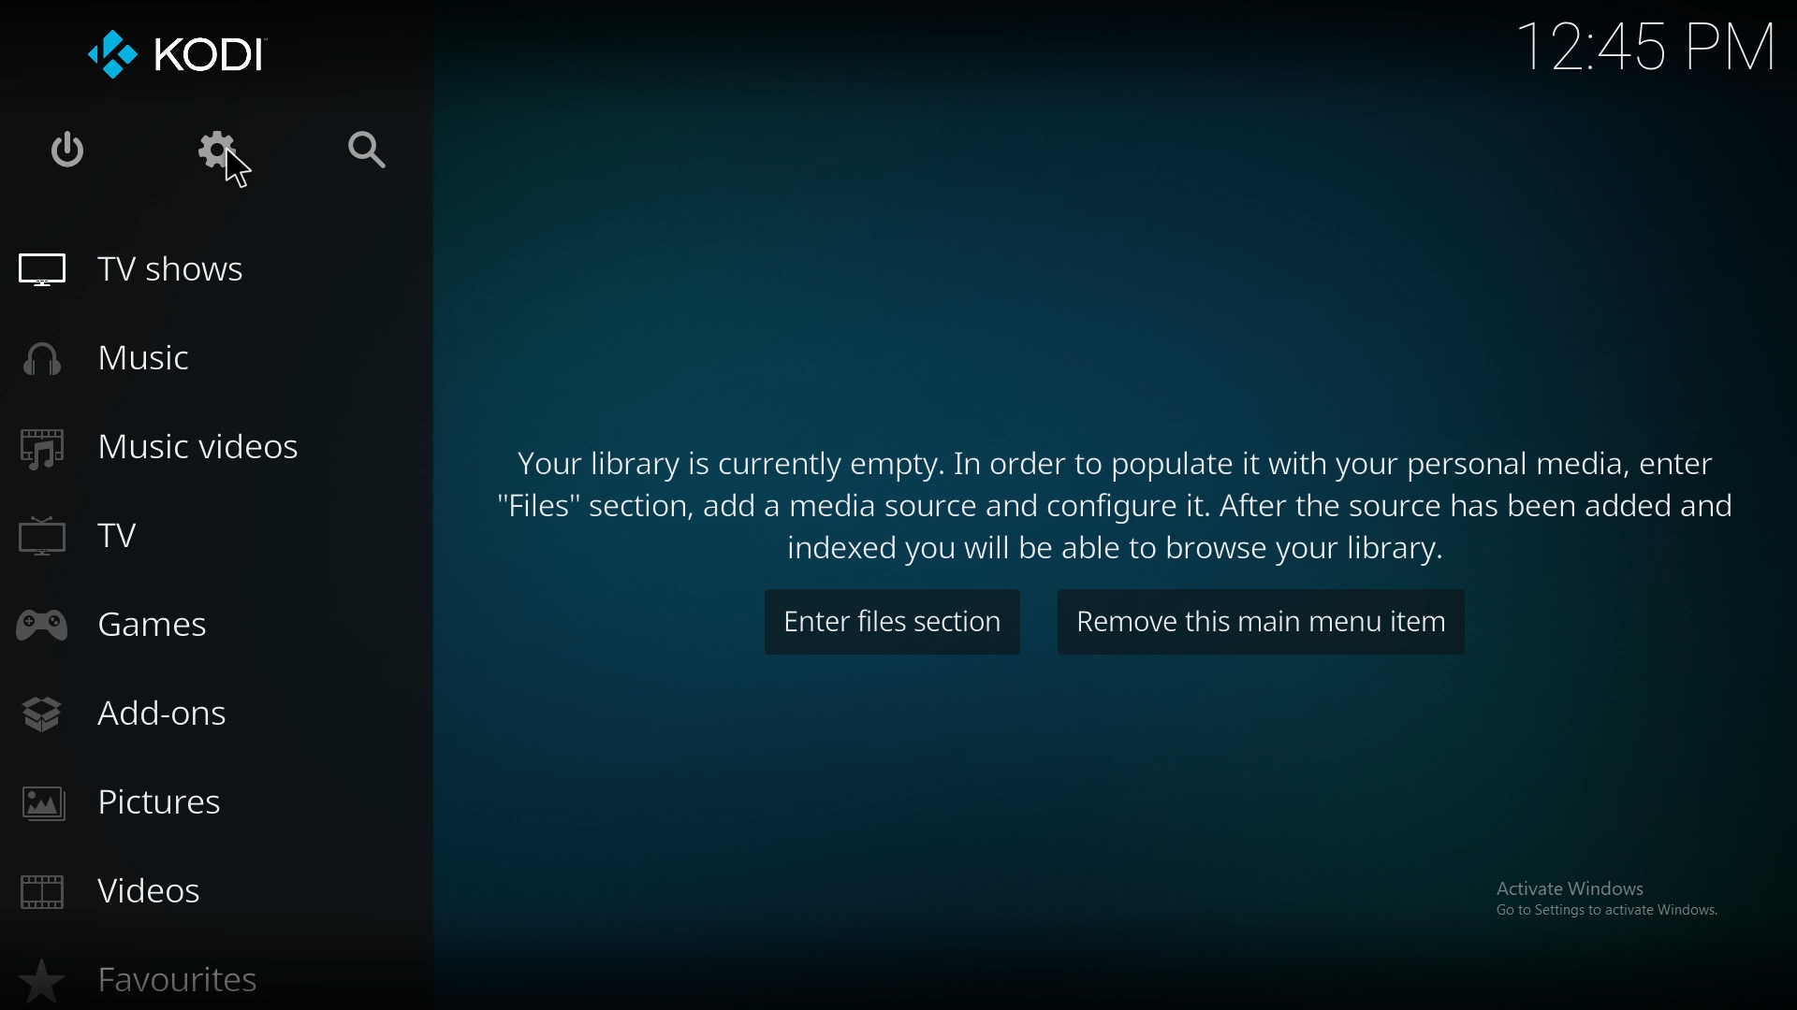 This screenshot has width=1797, height=1010. What do you see at coordinates (175, 978) in the screenshot?
I see `favourites` at bounding box center [175, 978].